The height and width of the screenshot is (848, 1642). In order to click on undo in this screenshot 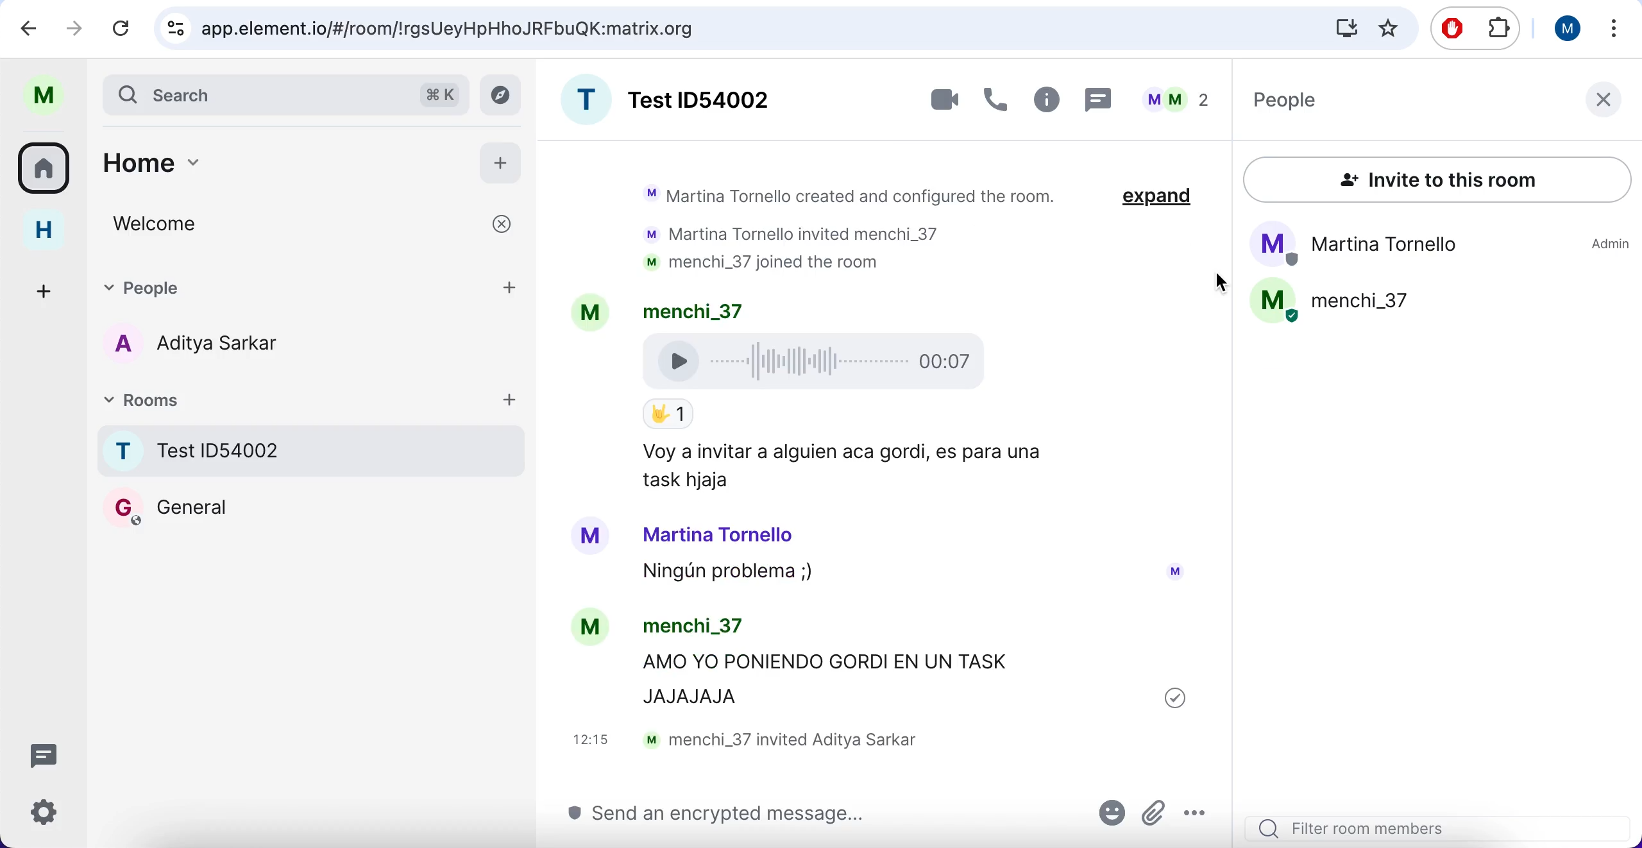, I will do `click(34, 30)`.